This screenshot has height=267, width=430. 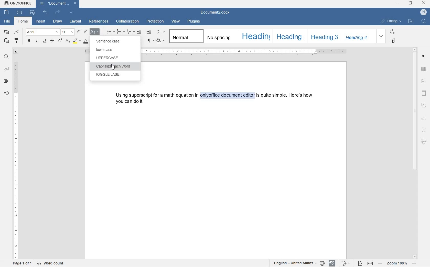 What do you see at coordinates (185, 36) in the screenshot?
I see `normal` at bounding box center [185, 36].